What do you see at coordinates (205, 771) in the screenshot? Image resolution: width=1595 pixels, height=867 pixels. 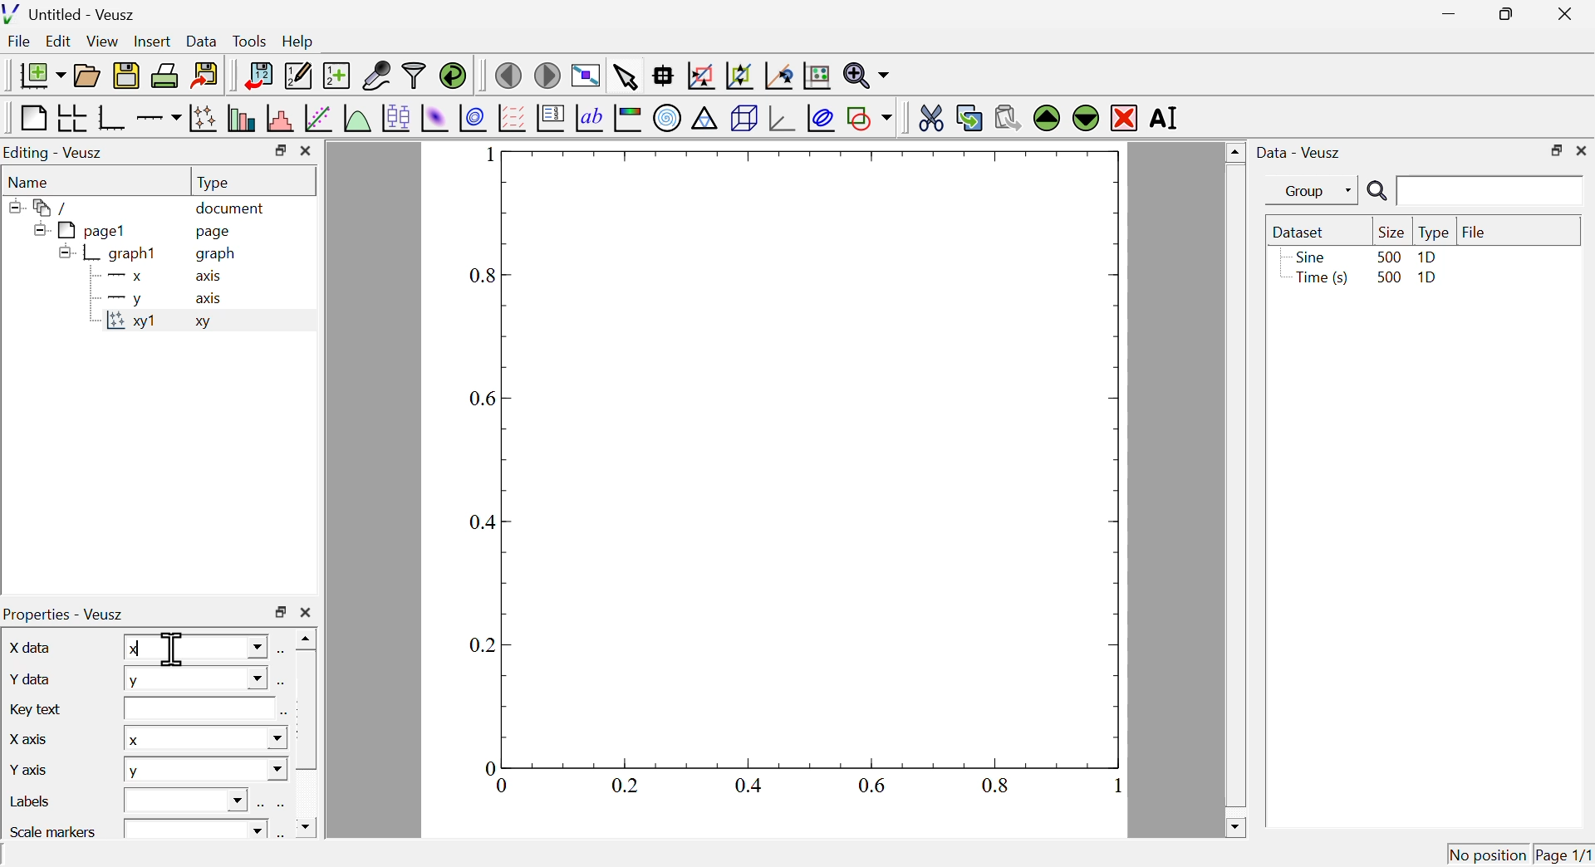 I see `y` at bounding box center [205, 771].